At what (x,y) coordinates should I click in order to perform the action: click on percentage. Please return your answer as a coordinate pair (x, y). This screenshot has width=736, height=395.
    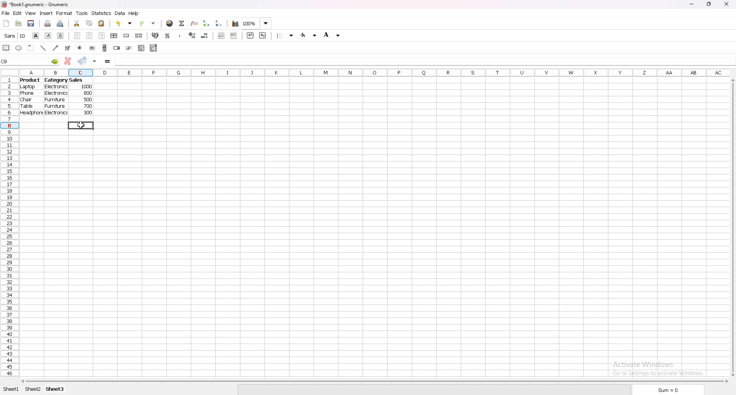
    Looking at the image, I should click on (168, 35).